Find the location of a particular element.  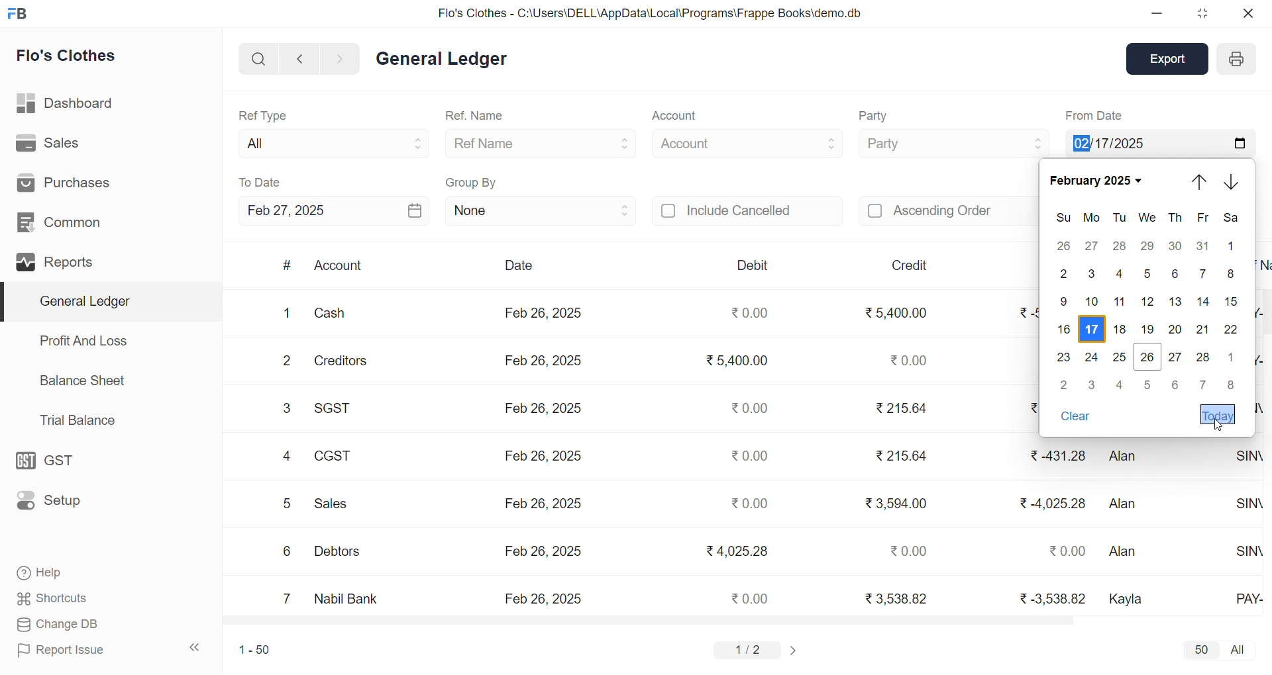

MINIMIZE is located at coordinates (1157, 15).